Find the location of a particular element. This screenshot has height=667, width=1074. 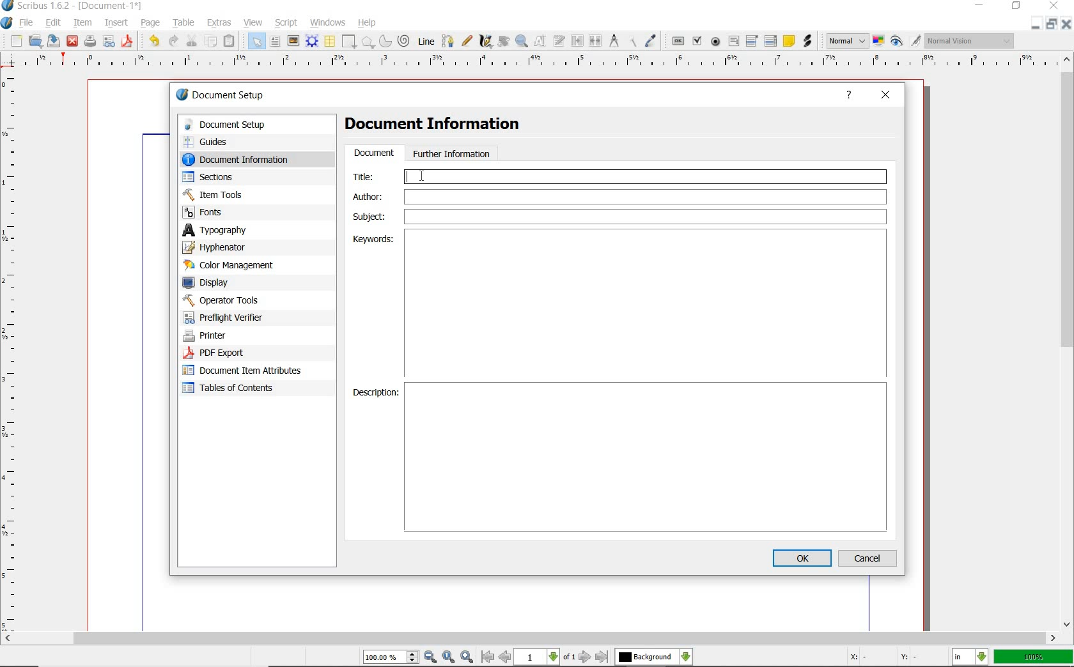

edit contents of frame is located at coordinates (541, 42).